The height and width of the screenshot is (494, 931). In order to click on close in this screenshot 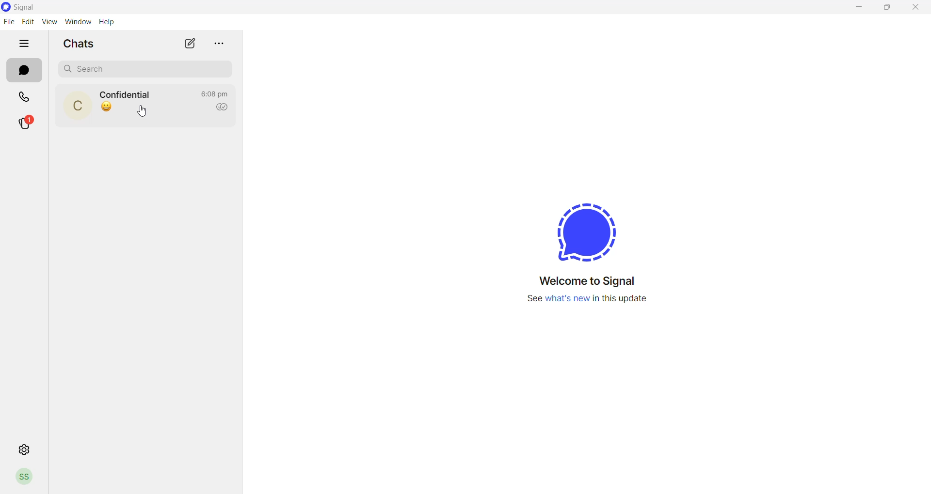, I will do `click(919, 7)`.